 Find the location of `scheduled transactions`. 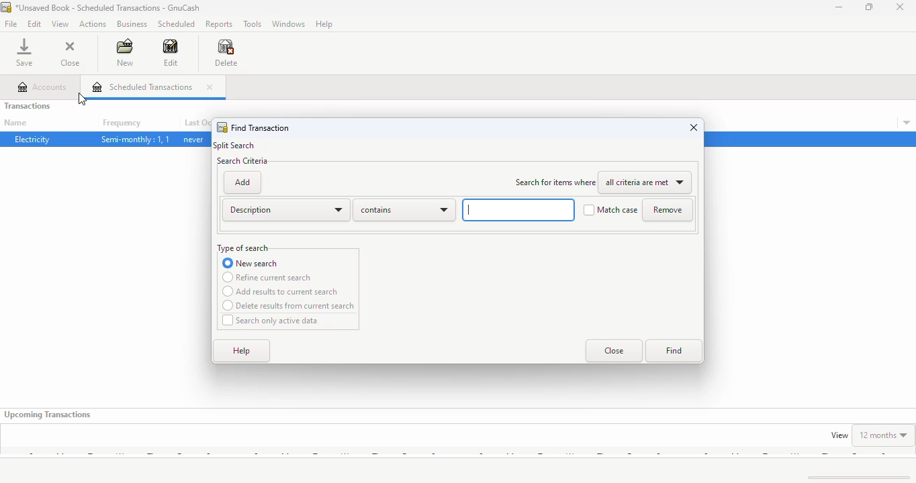

scheduled transactions is located at coordinates (142, 87).